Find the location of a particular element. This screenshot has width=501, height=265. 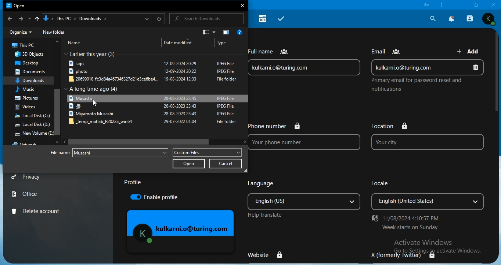

cancel is located at coordinates (226, 164).